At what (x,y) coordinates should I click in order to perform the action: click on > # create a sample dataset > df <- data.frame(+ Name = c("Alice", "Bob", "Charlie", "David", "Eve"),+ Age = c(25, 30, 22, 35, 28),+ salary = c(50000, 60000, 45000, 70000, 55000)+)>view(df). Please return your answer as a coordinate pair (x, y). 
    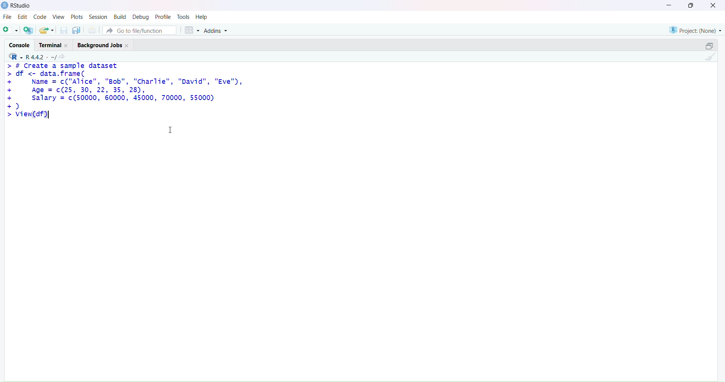
    Looking at the image, I should click on (131, 92).